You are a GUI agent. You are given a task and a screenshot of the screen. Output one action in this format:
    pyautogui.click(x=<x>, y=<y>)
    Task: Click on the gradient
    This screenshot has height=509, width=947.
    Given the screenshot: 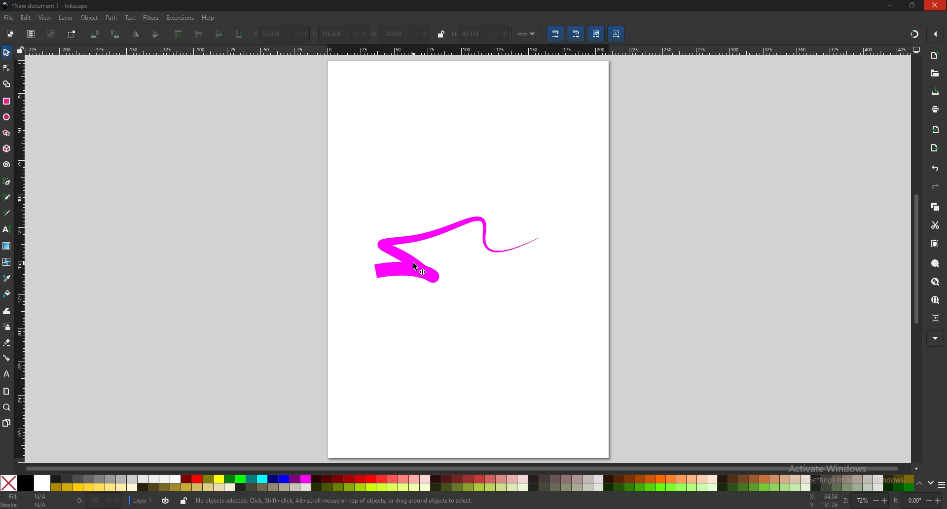 What is the action you would take?
    pyautogui.click(x=6, y=245)
    